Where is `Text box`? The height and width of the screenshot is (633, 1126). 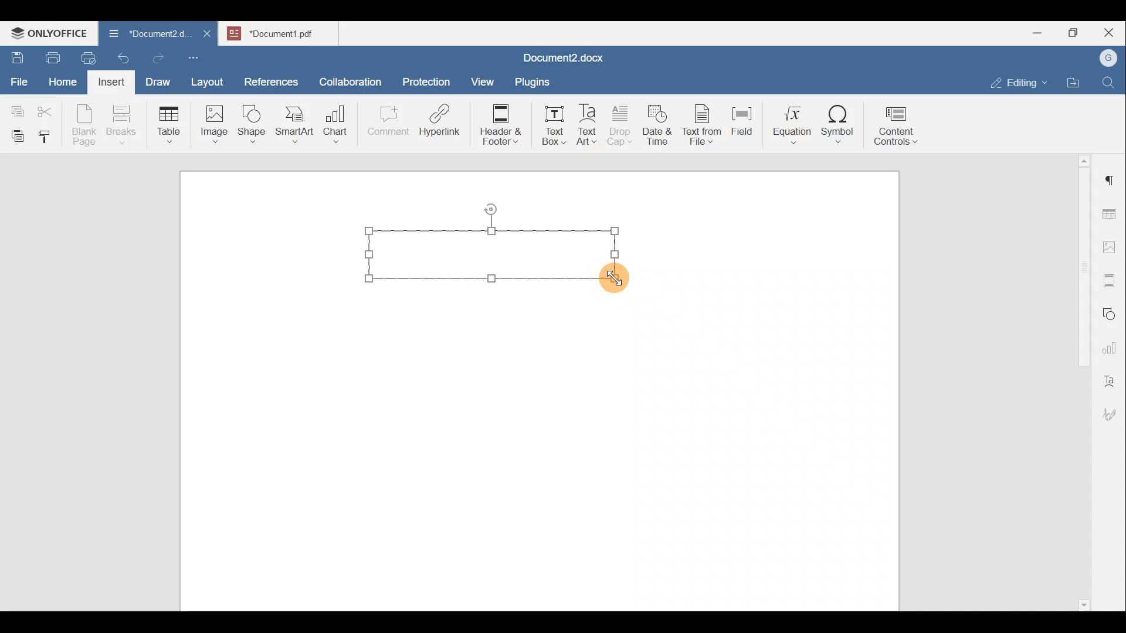
Text box is located at coordinates (546, 125).